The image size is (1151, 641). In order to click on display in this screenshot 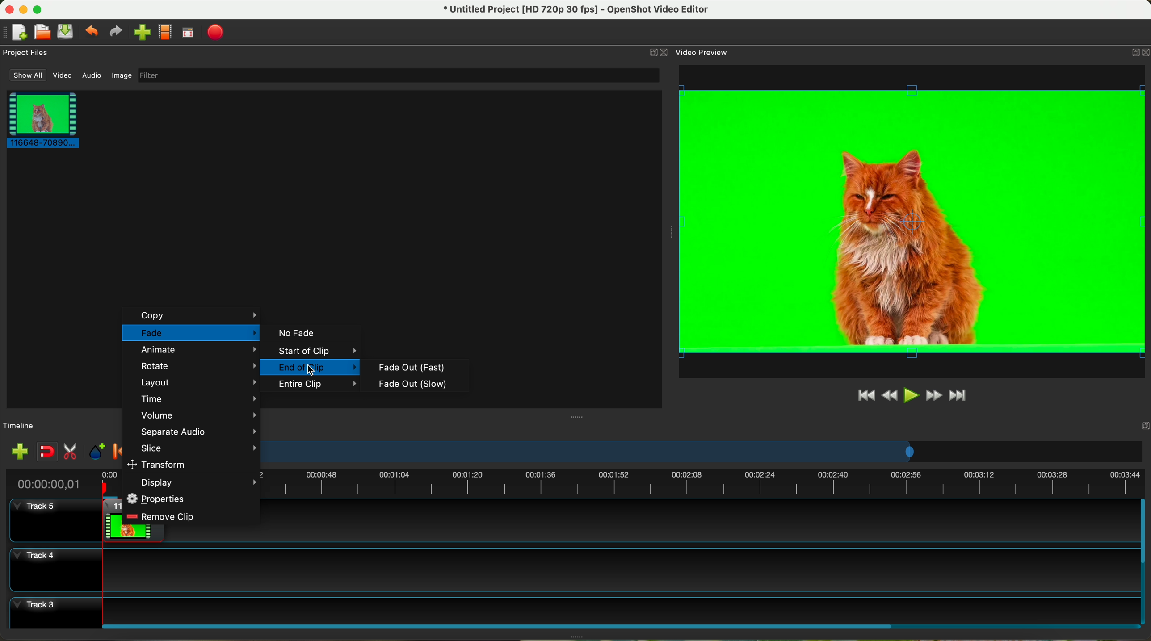, I will do `click(199, 483)`.